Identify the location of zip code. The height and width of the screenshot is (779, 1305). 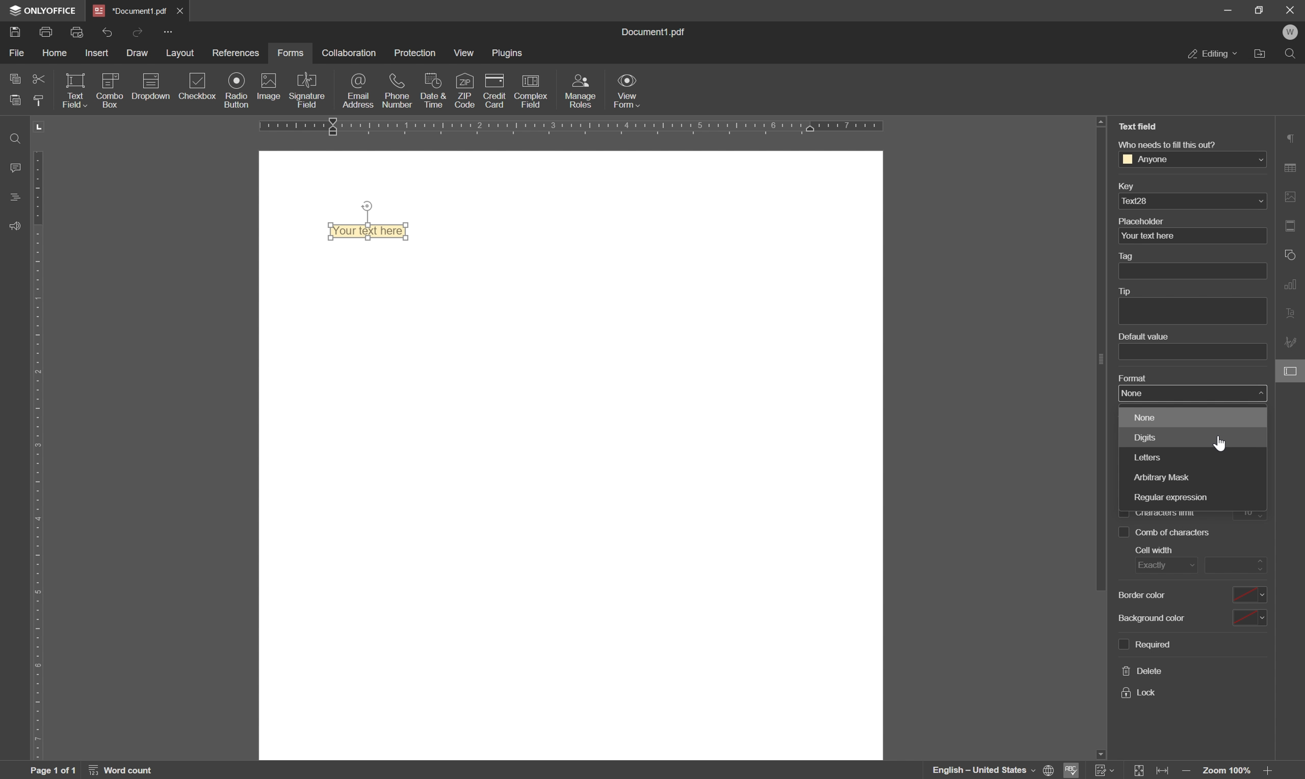
(465, 91).